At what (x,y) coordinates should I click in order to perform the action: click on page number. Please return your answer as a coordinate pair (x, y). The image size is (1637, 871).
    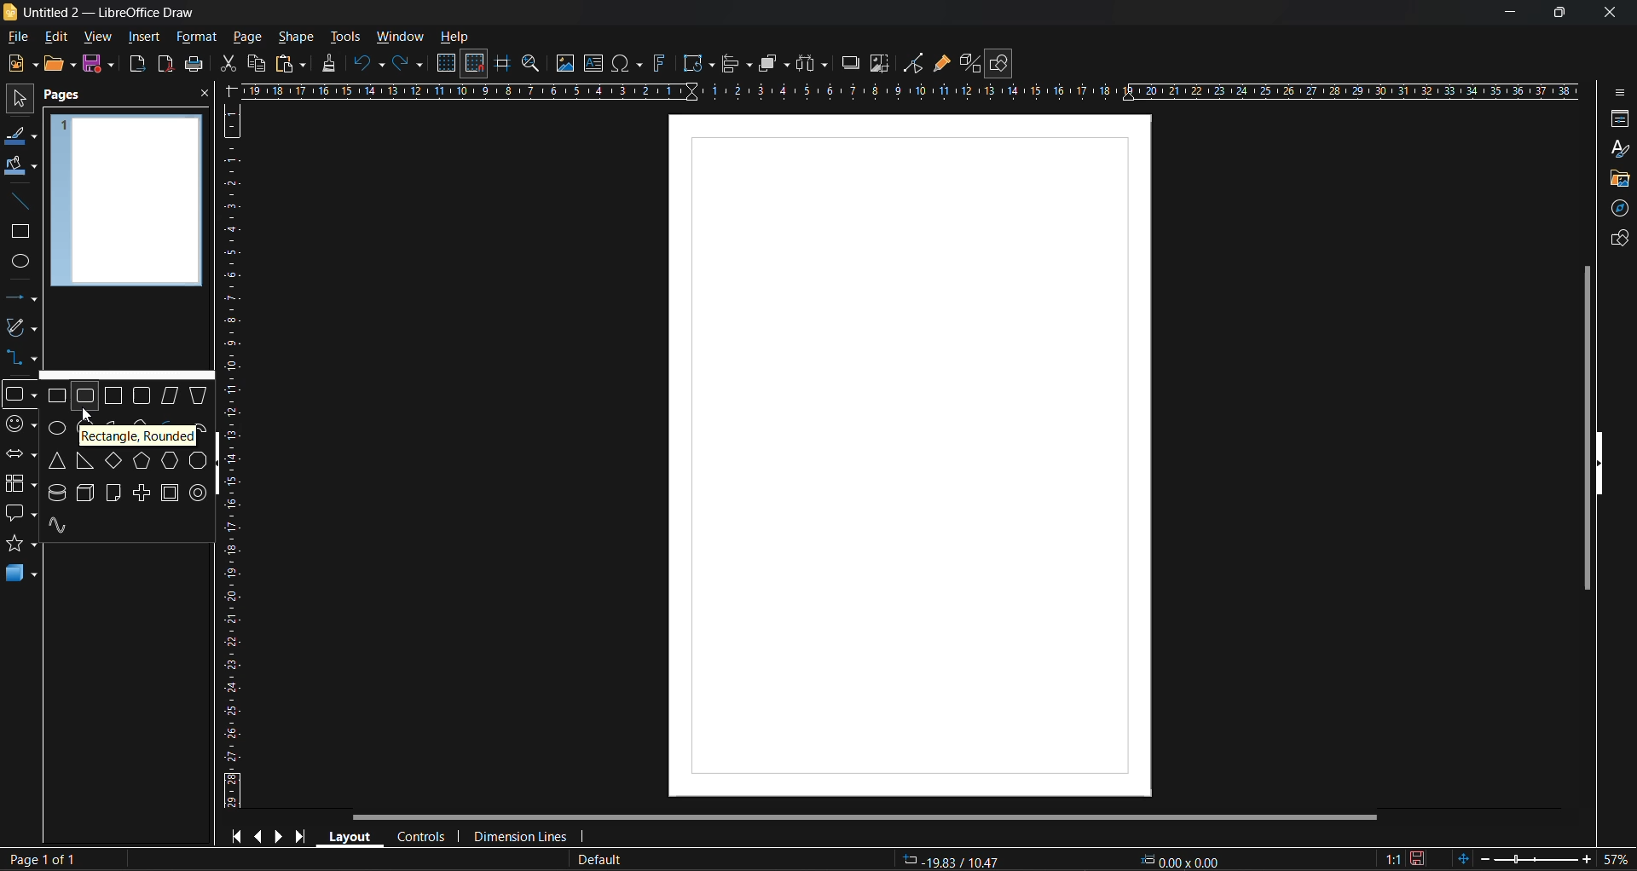
    Looking at the image, I should click on (39, 860).